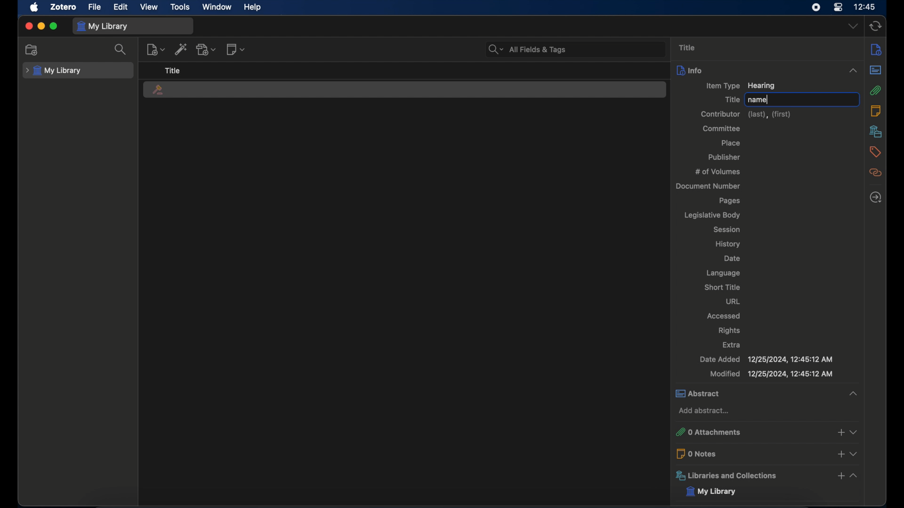 This screenshot has width=904, height=508. I want to click on add abstract, so click(704, 411).